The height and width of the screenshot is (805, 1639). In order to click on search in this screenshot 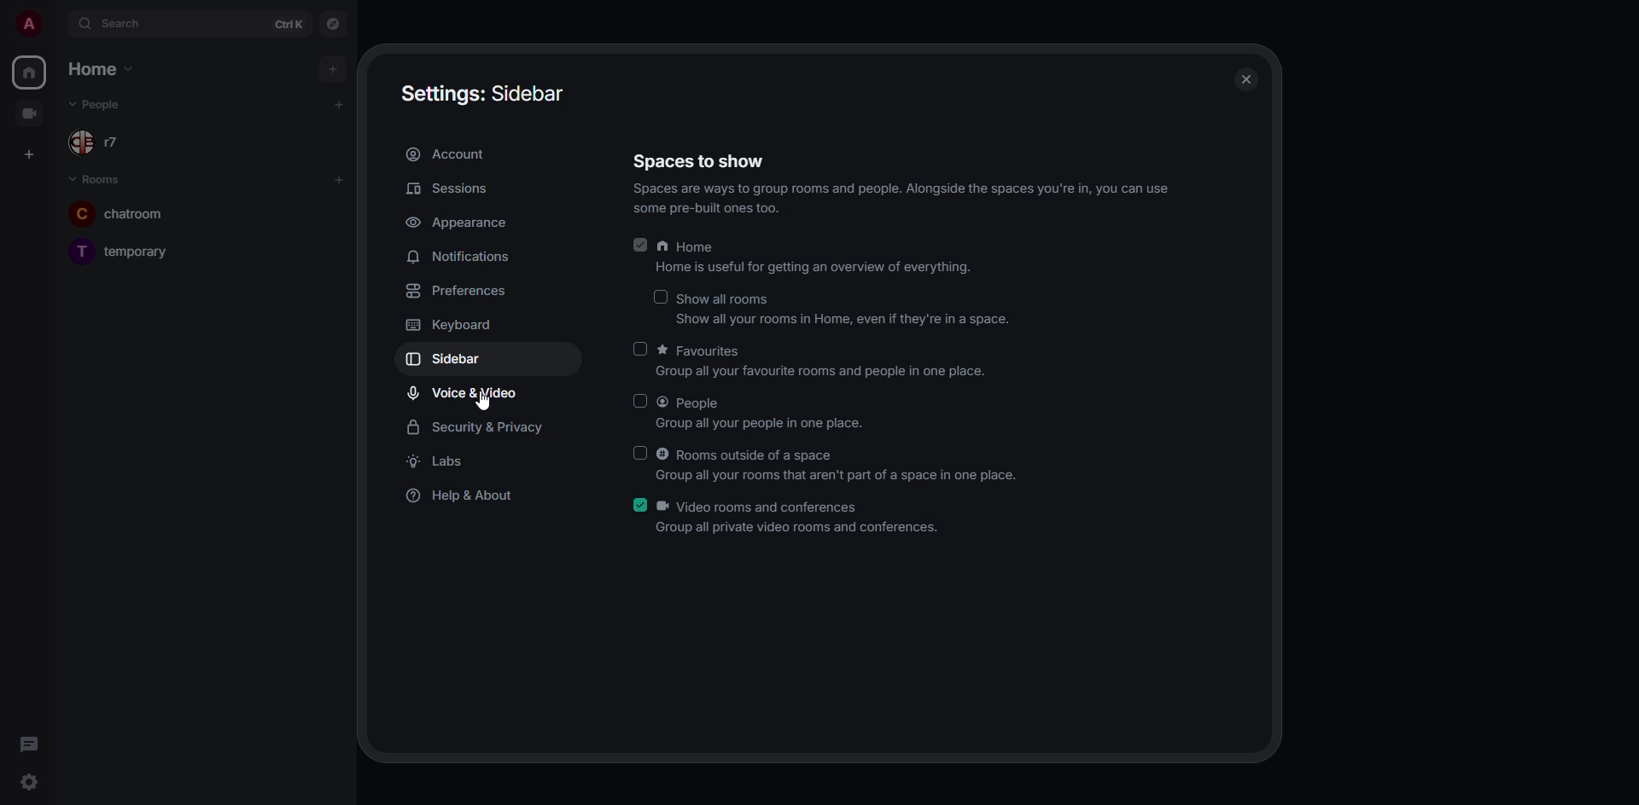, I will do `click(119, 24)`.